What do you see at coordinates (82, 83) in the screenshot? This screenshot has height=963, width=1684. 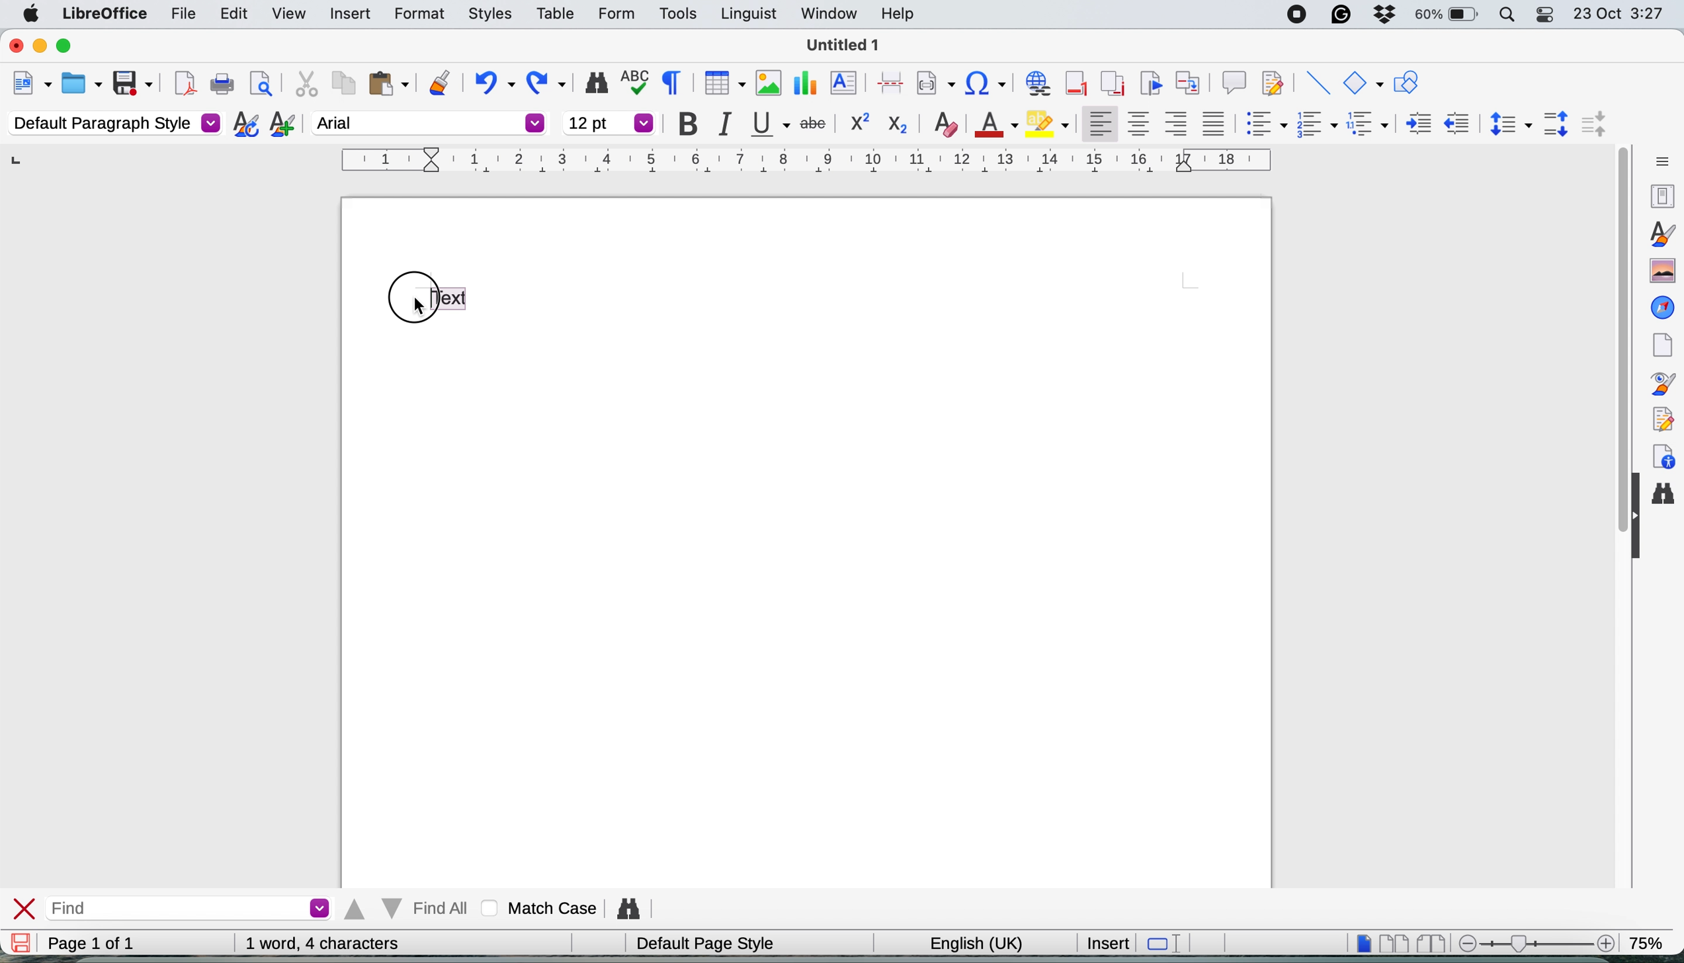 I see `open` at bounding box center [82, 83].